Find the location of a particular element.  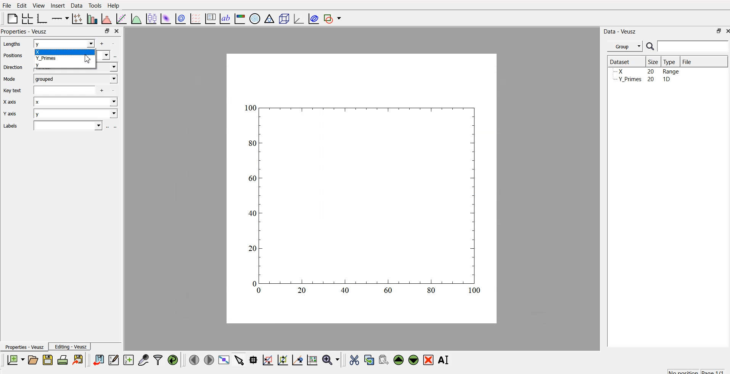

view plot full screen is located at coordinates (224, 360).